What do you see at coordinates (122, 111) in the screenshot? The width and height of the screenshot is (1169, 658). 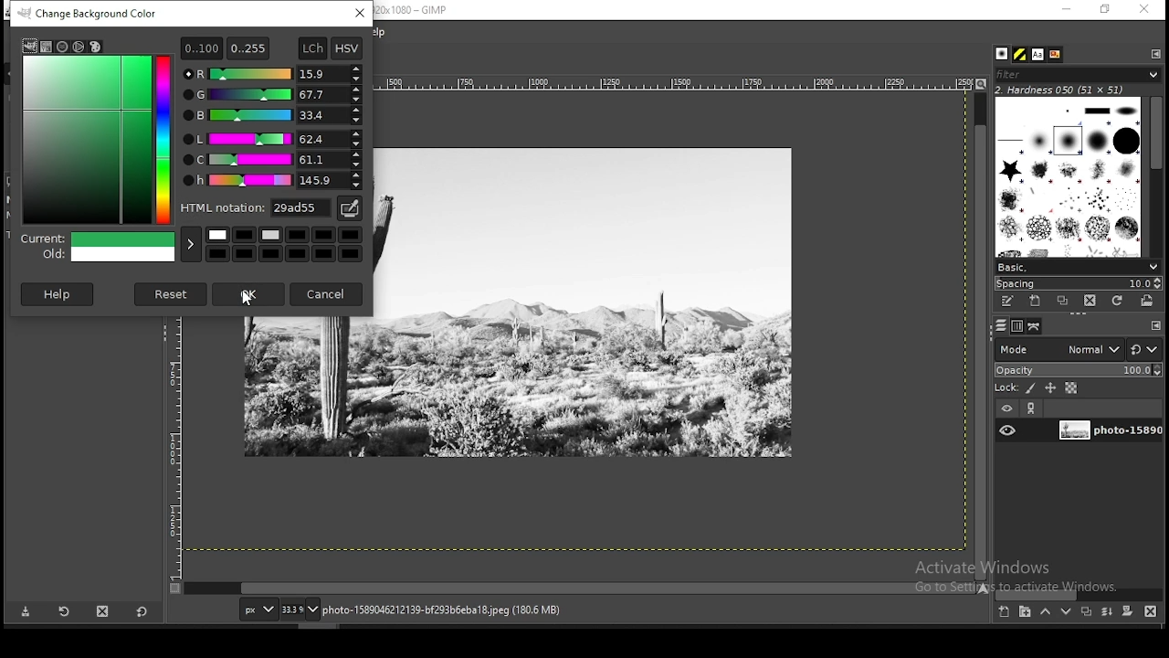 I see `selected coordinates` at bounding box center [122, 111].